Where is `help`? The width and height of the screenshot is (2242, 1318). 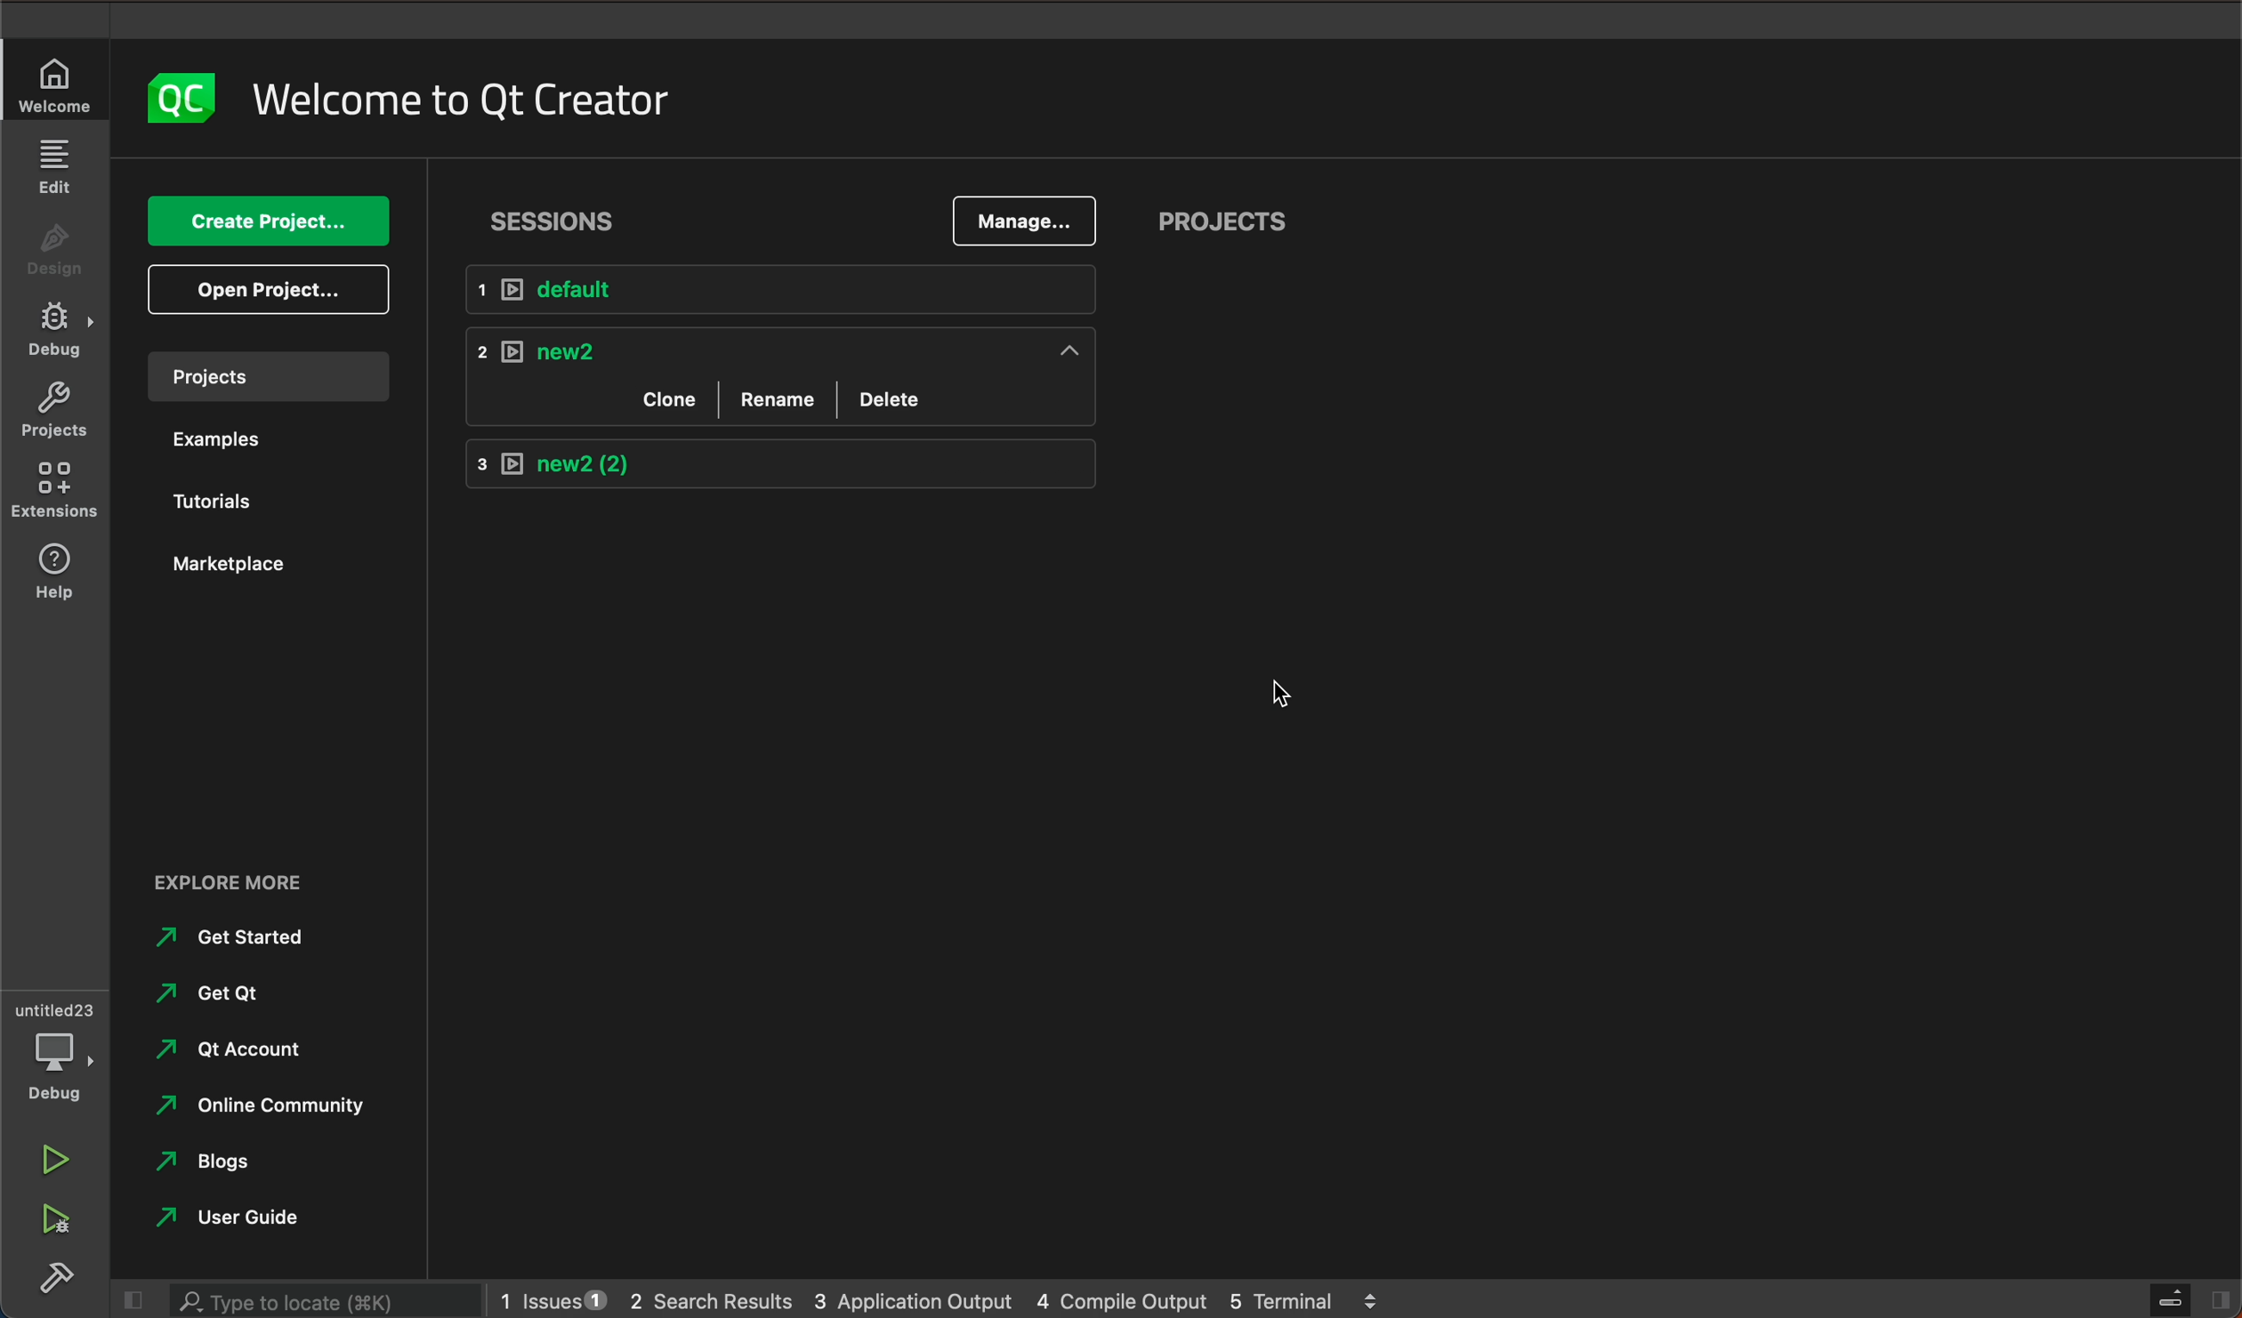
help is located at coordinates (55, 577).